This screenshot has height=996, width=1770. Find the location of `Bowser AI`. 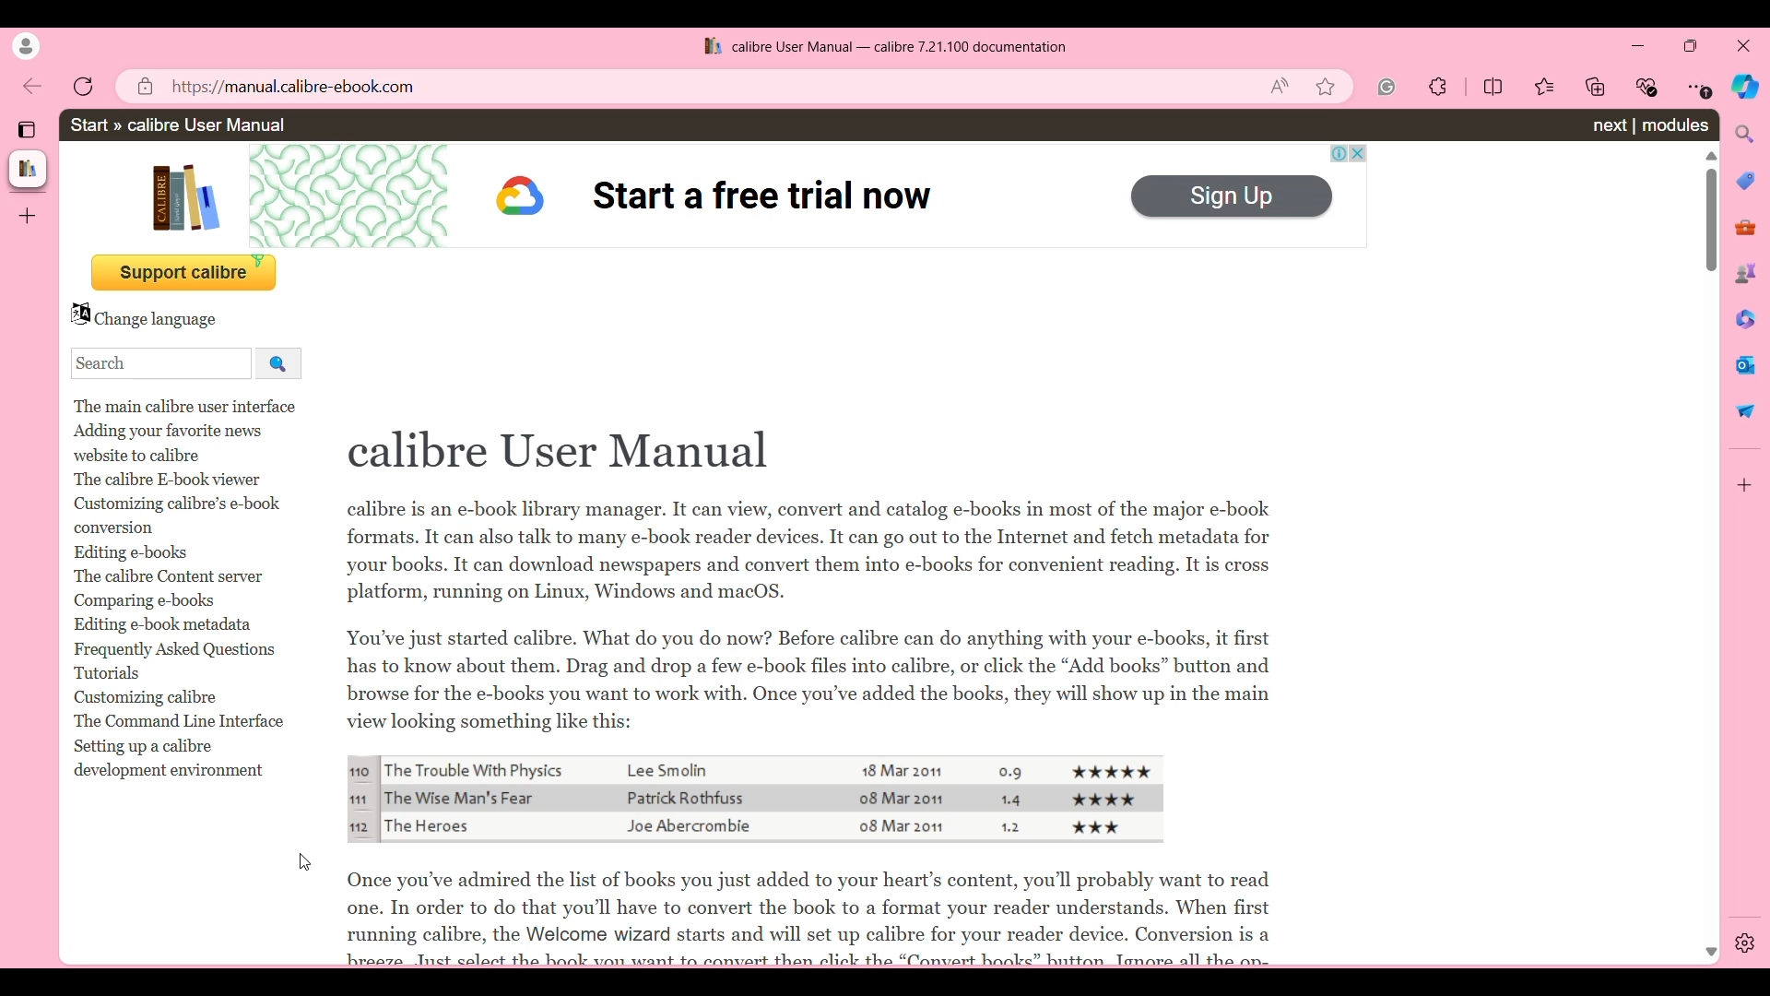

Bowser AI is located at coordinates (1745, 87).